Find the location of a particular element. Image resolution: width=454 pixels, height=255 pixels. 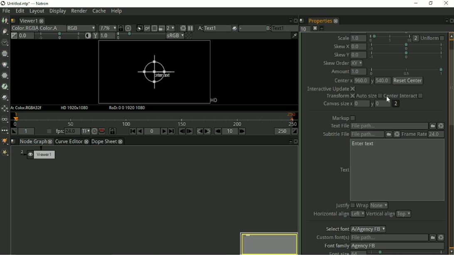

skew Order is located at coordinates (336, 64).